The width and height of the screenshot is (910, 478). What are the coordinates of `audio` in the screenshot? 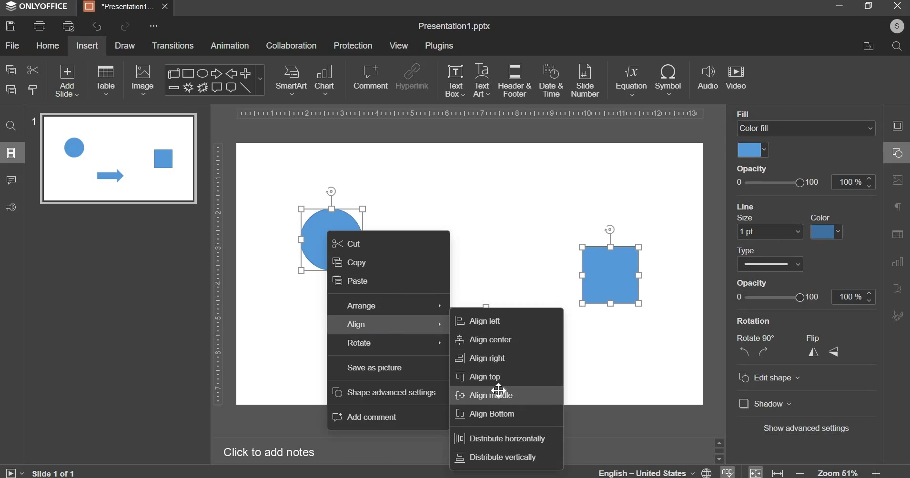 It's located at (708, 78).